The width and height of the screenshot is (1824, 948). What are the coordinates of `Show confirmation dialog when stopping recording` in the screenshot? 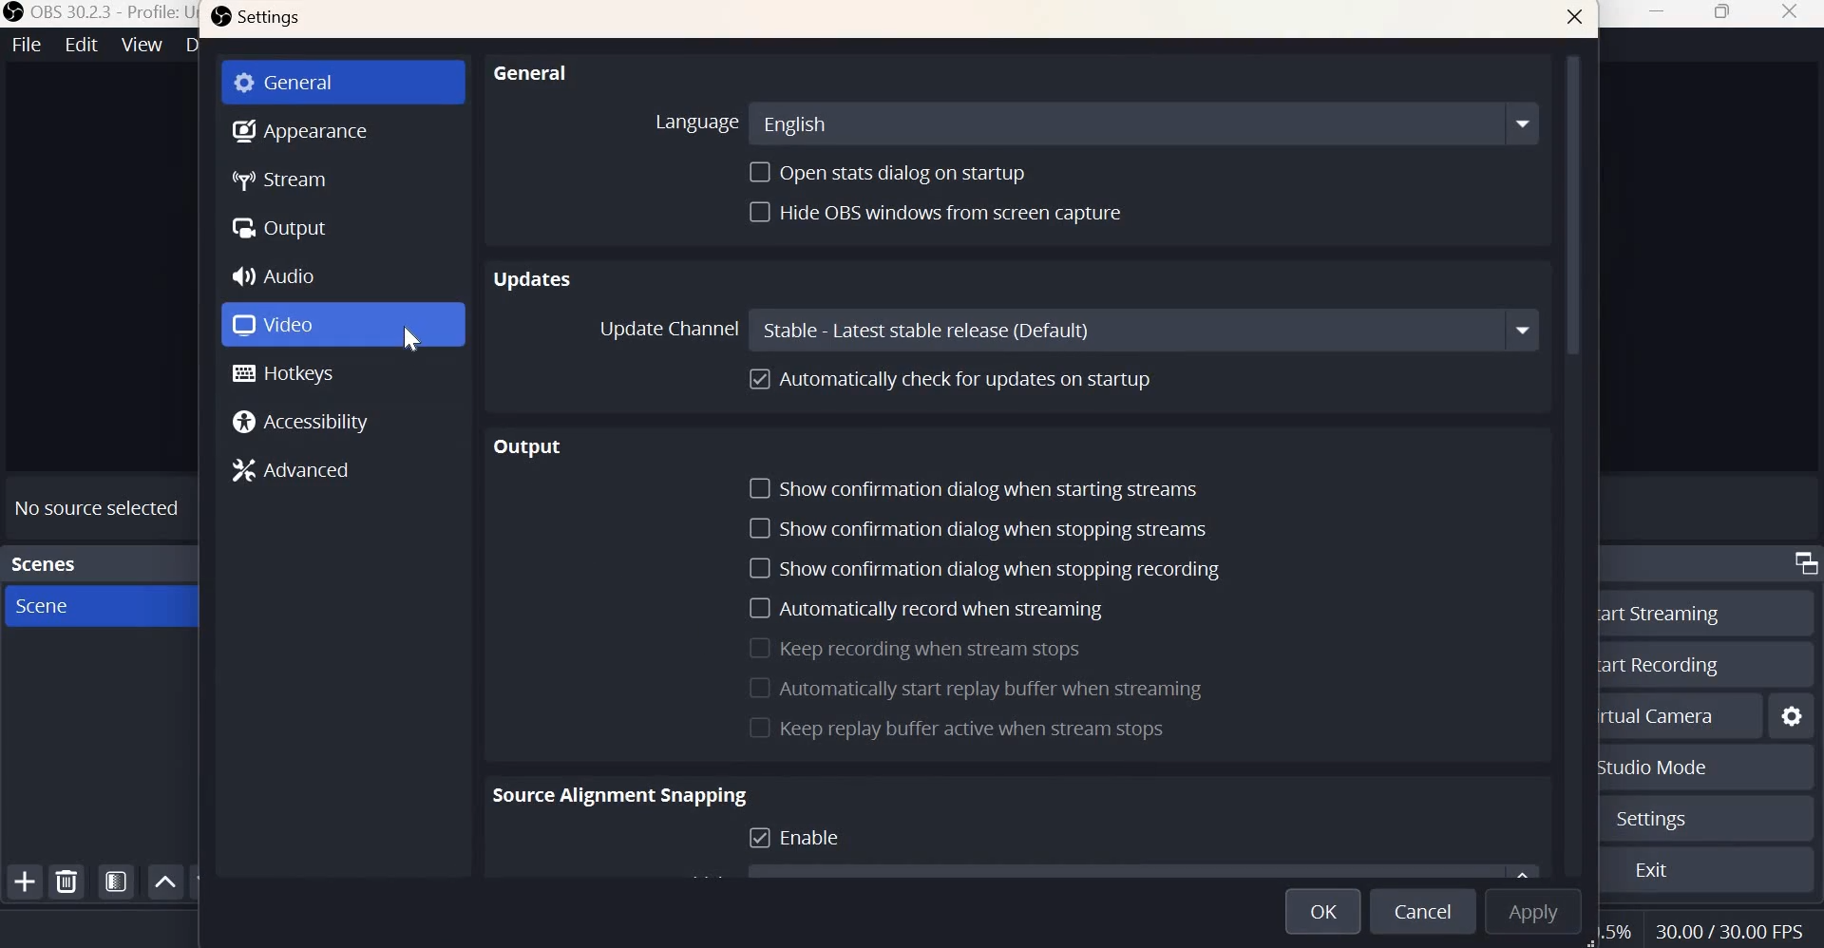 It's located at (990, 567).